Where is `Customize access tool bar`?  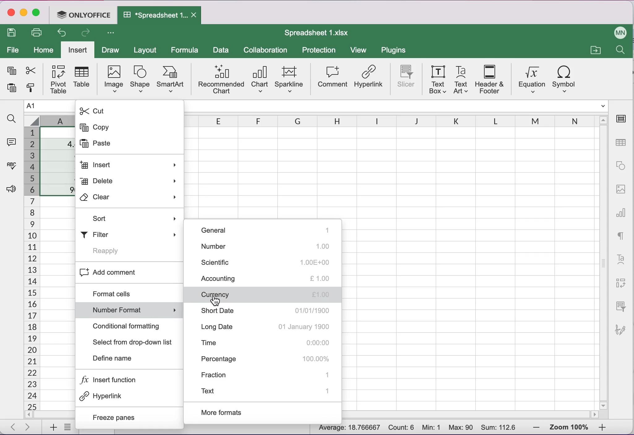 Customize access tool bar is located at coordinates (111, 32).